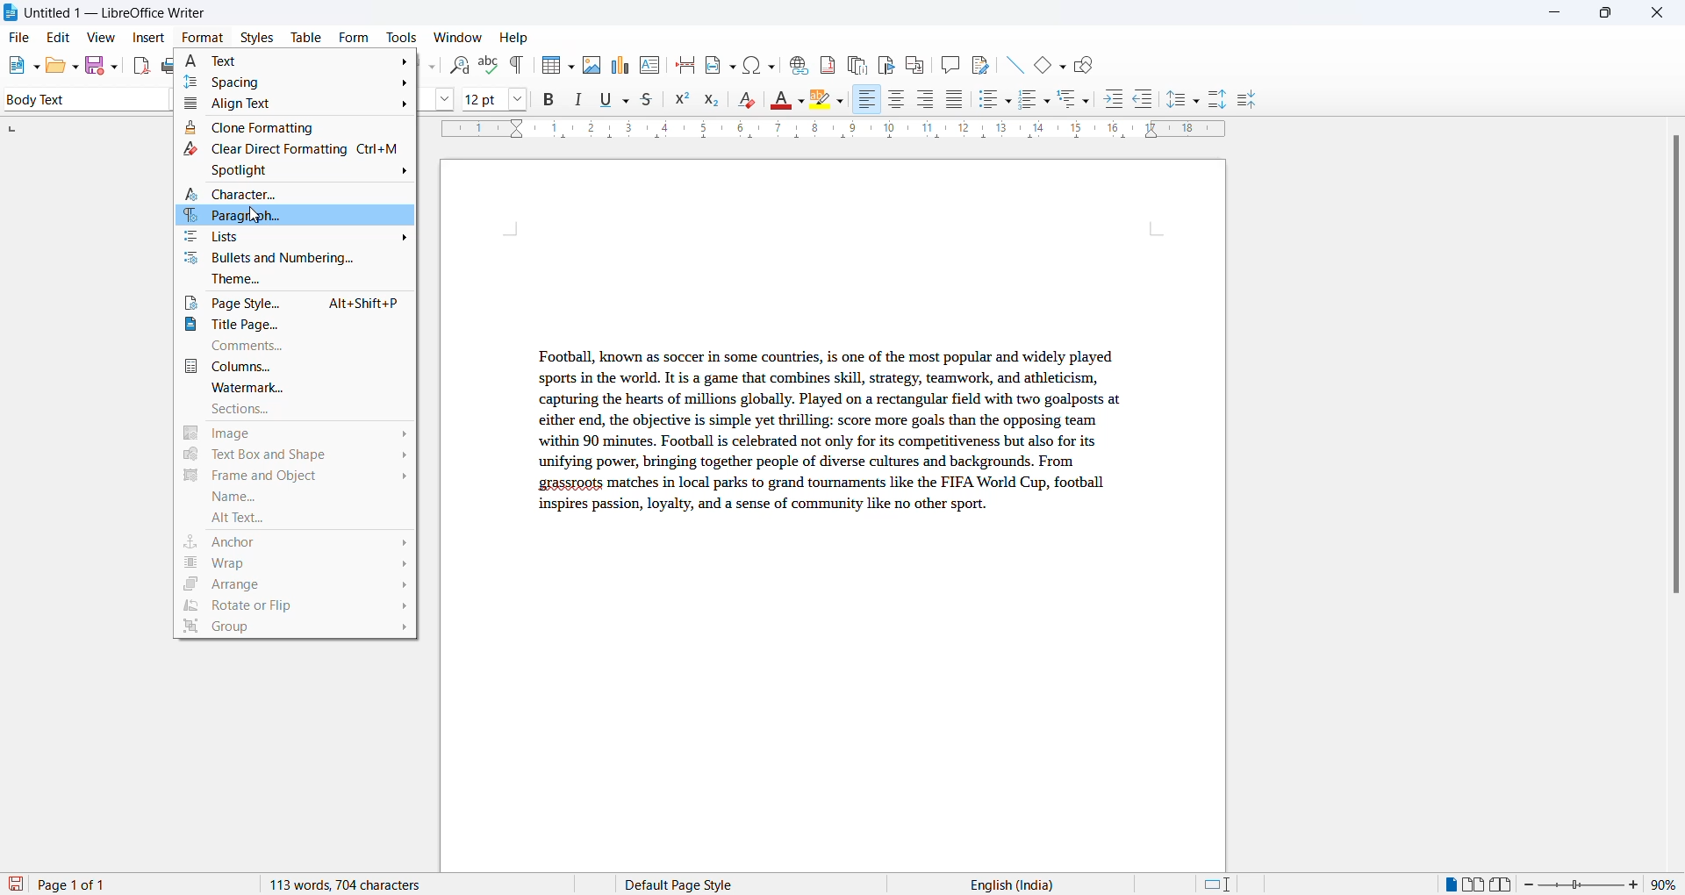 The width and height of the screenshot is (1685, 895). Describe the element at coordinates (354, 37) in the screenshot. I see `form` at that location.